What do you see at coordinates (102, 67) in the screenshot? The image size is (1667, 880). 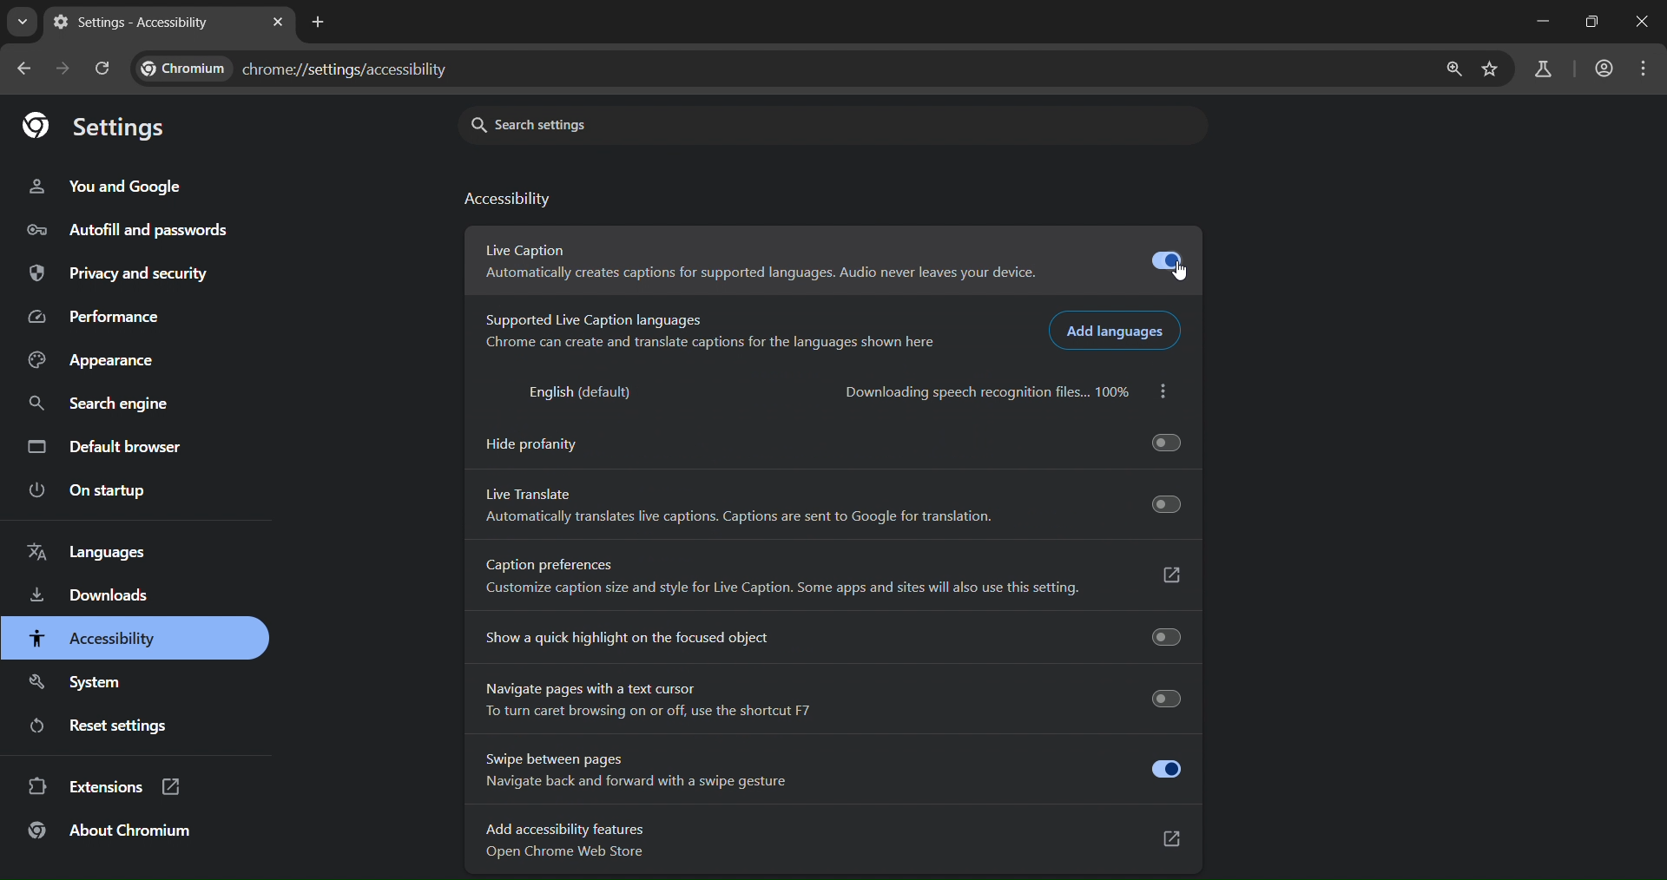 I see `reload page` at bounding box center [102, 67].